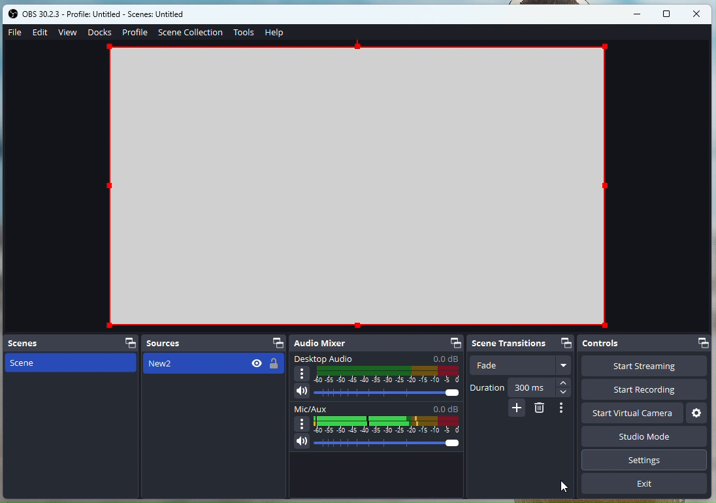 The image size is (716, 503). I want to click on increase, so click(563, 381).